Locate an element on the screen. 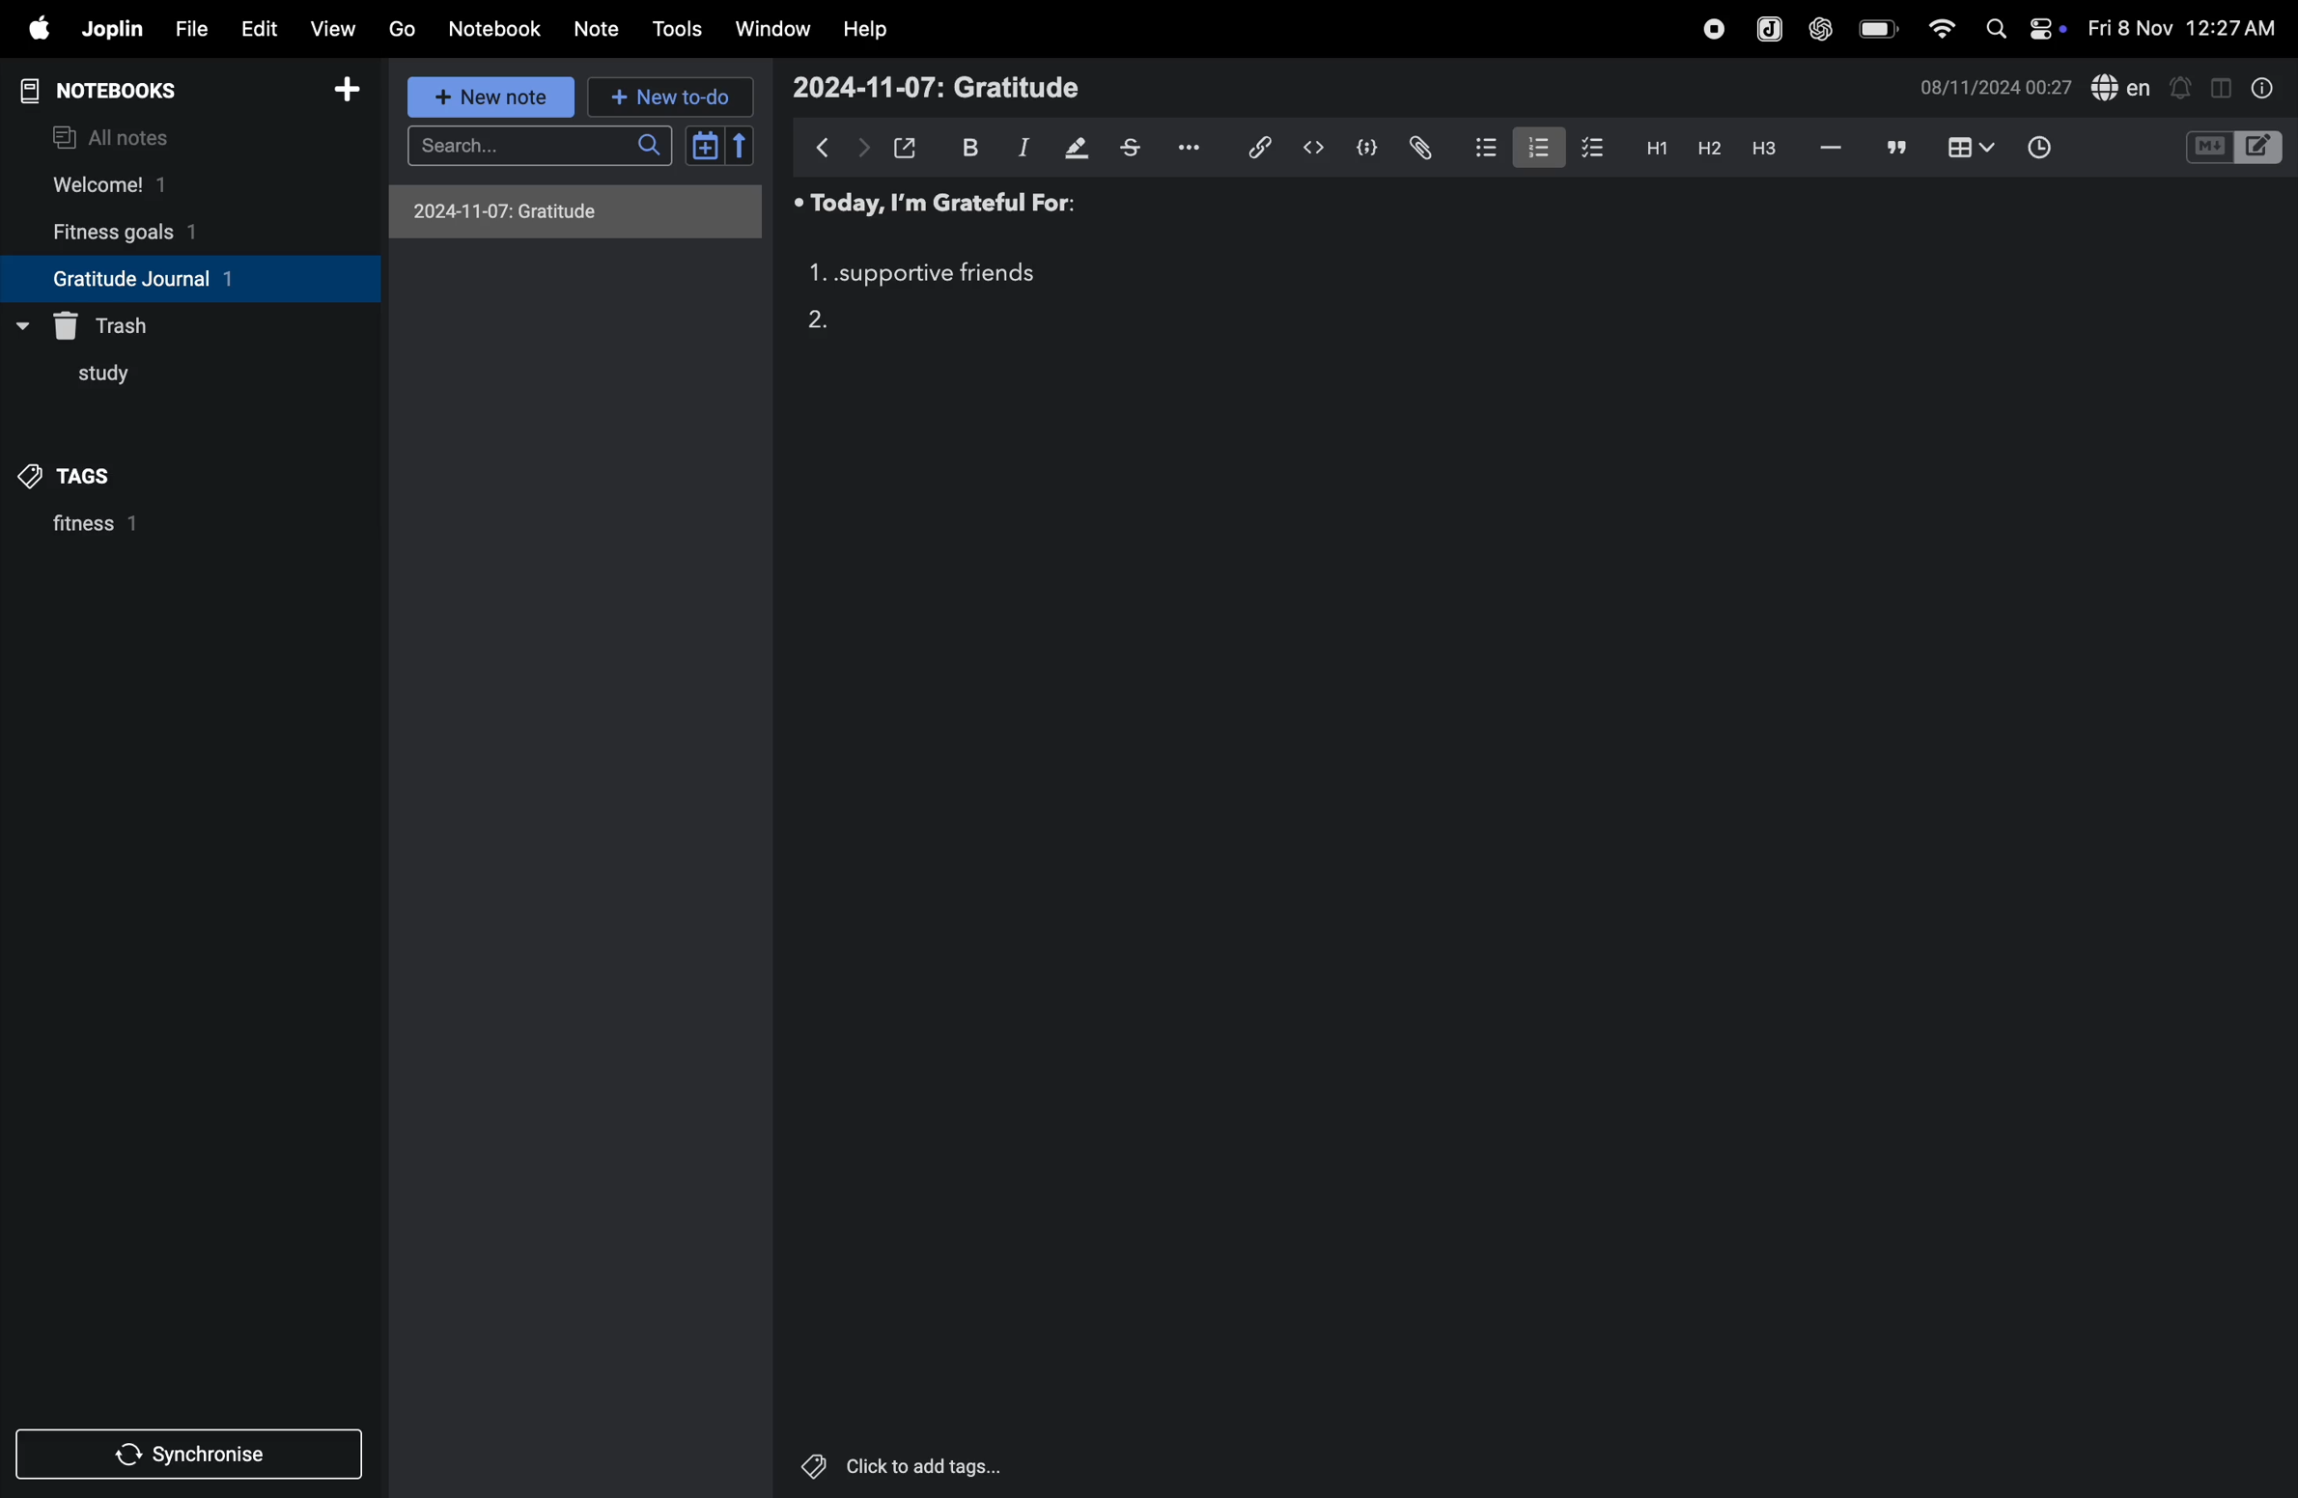 This screenshot has height=1498, width=2298. check box is located at coordinates (1587, 148).